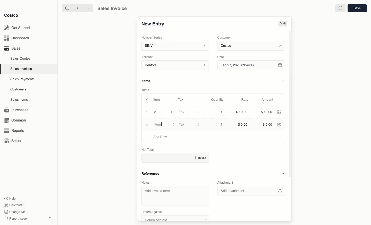  I want to click on 1, so click(222, 113).